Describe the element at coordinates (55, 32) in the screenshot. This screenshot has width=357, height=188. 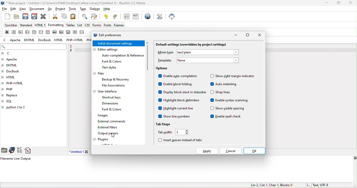
I see `delete` at that location.